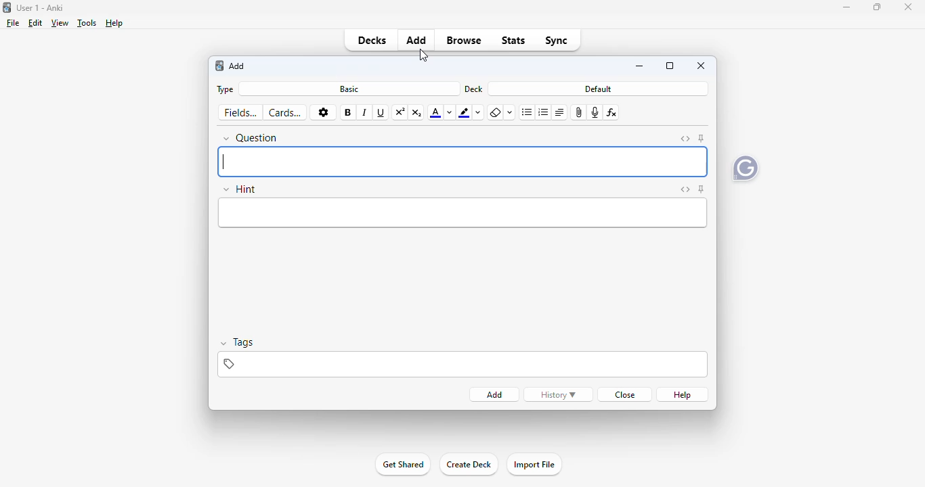 The image size is (925, 487). What do you see at coordinates (496, 112) in the screenshot?
I see `remove formatting` at bounding box center [496, 112].